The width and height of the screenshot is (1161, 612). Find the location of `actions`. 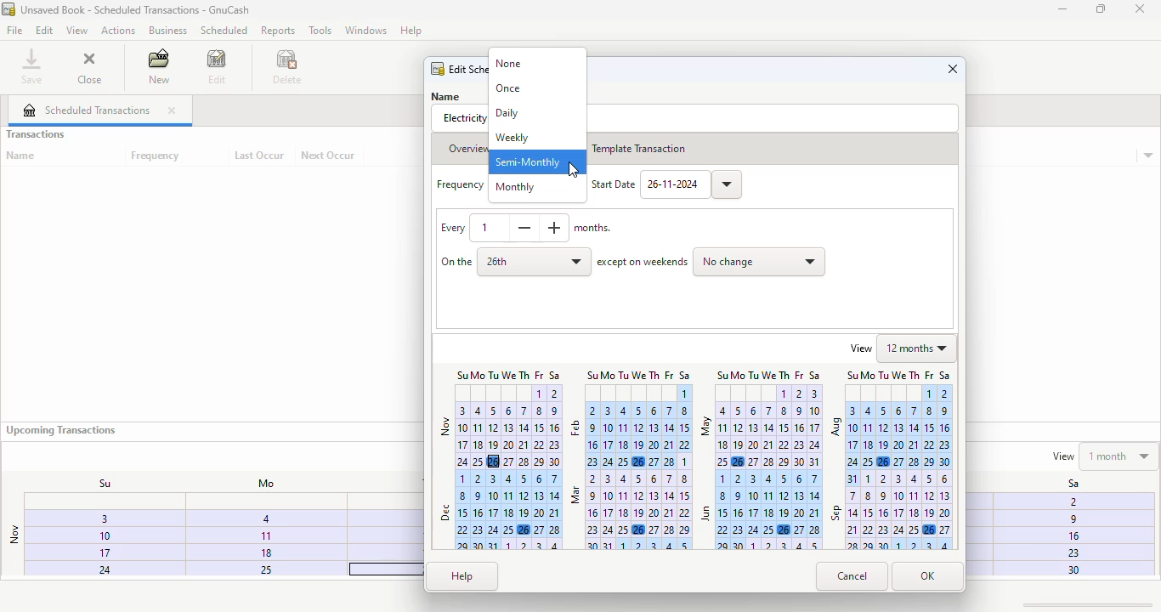

actions is located at coordinates (117, 31).